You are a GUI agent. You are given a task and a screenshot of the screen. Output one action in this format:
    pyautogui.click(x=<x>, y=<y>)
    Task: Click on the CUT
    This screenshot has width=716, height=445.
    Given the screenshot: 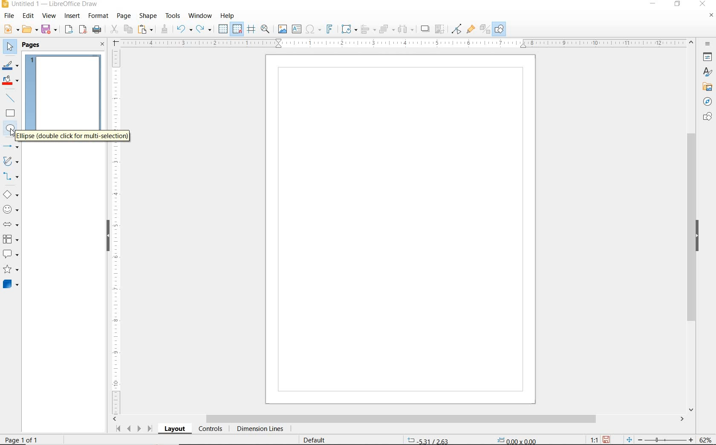 What is the action you would take?
    pyautogui.click(x=114, y=29)
    